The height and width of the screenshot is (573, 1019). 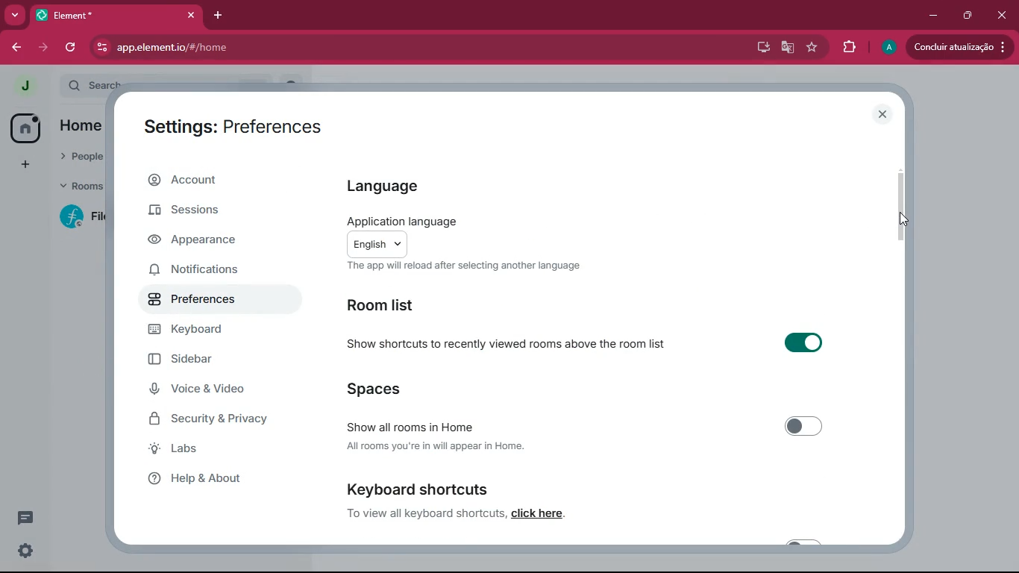 What do you see at coordinates (930, 14) in the screenshot?
I see `minimize` at bounding box center [930, 14].